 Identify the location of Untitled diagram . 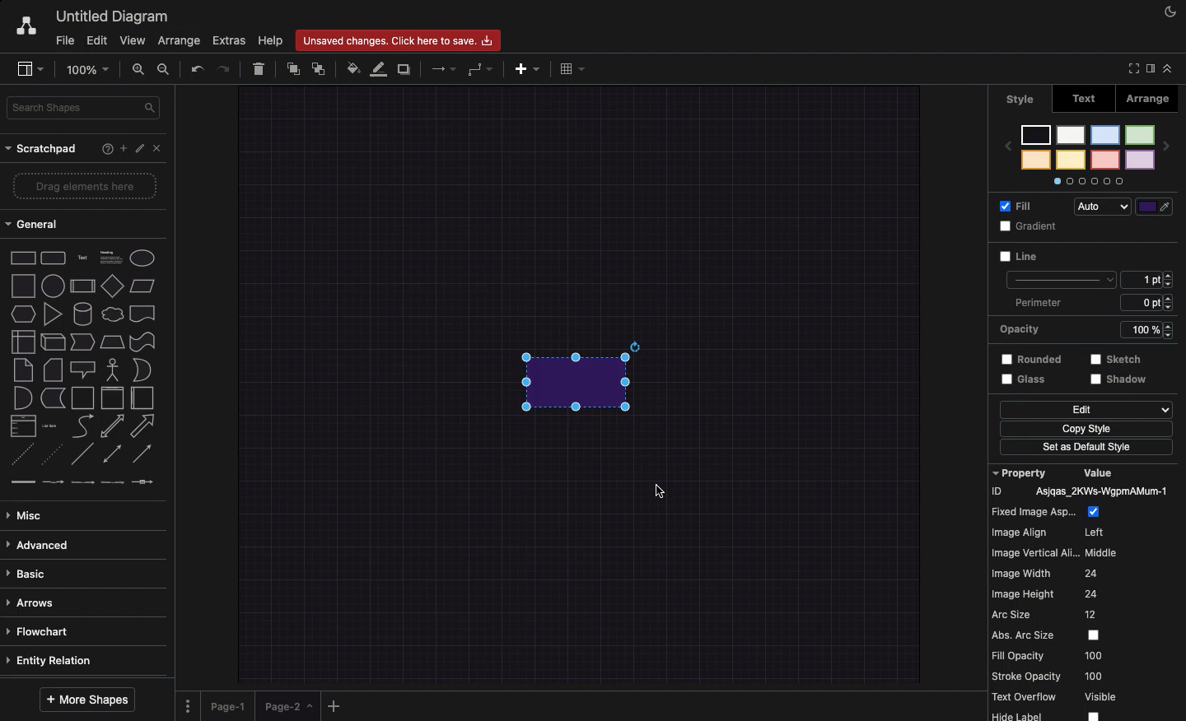
(114, 14).